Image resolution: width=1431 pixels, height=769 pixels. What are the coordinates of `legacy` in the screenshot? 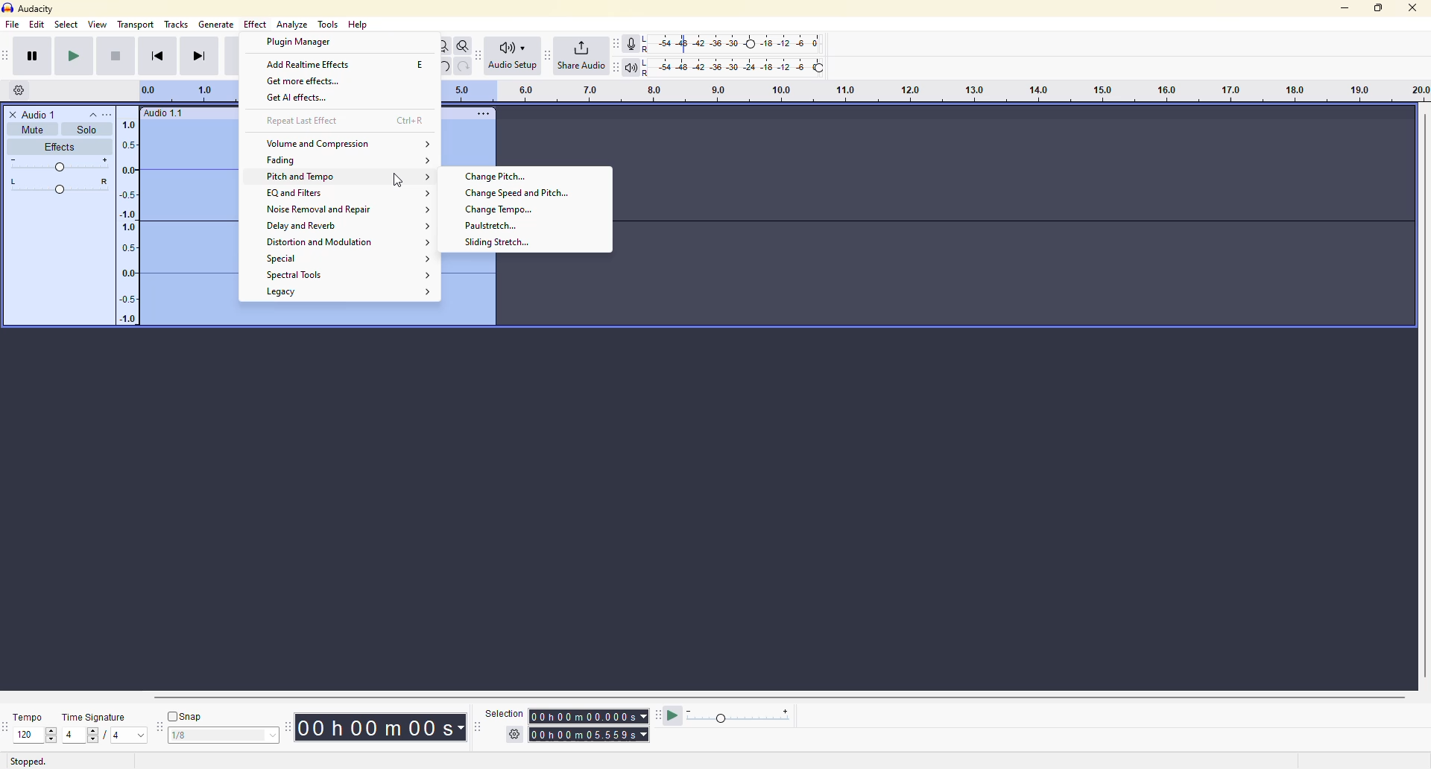 It's located at (284, 293).